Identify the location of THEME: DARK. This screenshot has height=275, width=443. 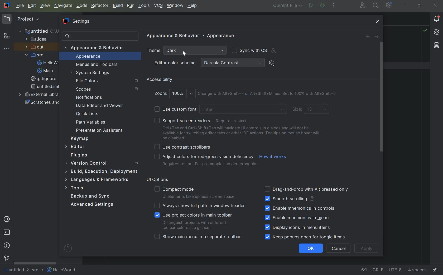
(186, 50).